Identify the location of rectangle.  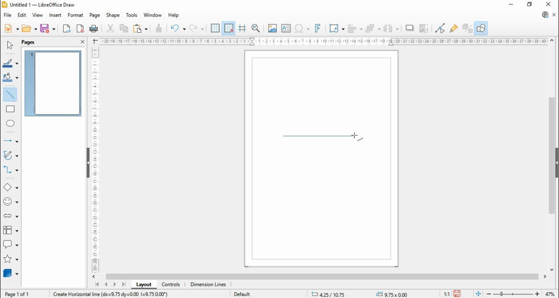
(10, 109).